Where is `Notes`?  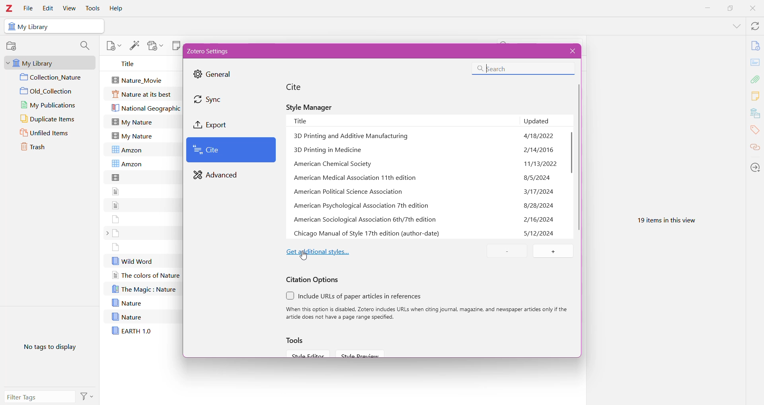 Notes is located at coordinates (756, 97).